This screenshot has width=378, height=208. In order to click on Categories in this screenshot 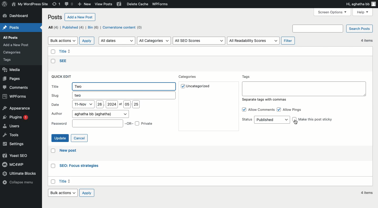, I will do `click(189, 77)`.